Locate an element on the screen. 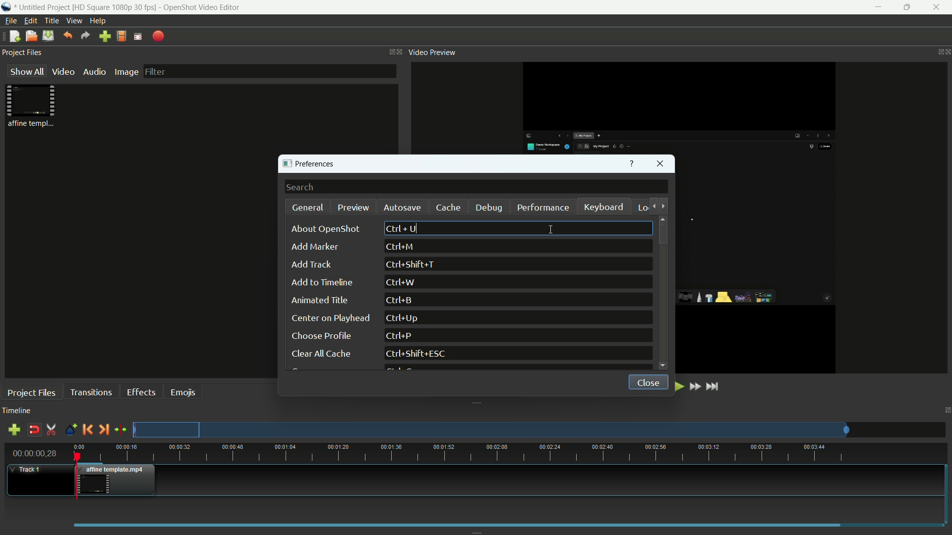 Image resolution: width=952 pixels, height=535 pixels. about openshot is located at coordinates (328, 229).